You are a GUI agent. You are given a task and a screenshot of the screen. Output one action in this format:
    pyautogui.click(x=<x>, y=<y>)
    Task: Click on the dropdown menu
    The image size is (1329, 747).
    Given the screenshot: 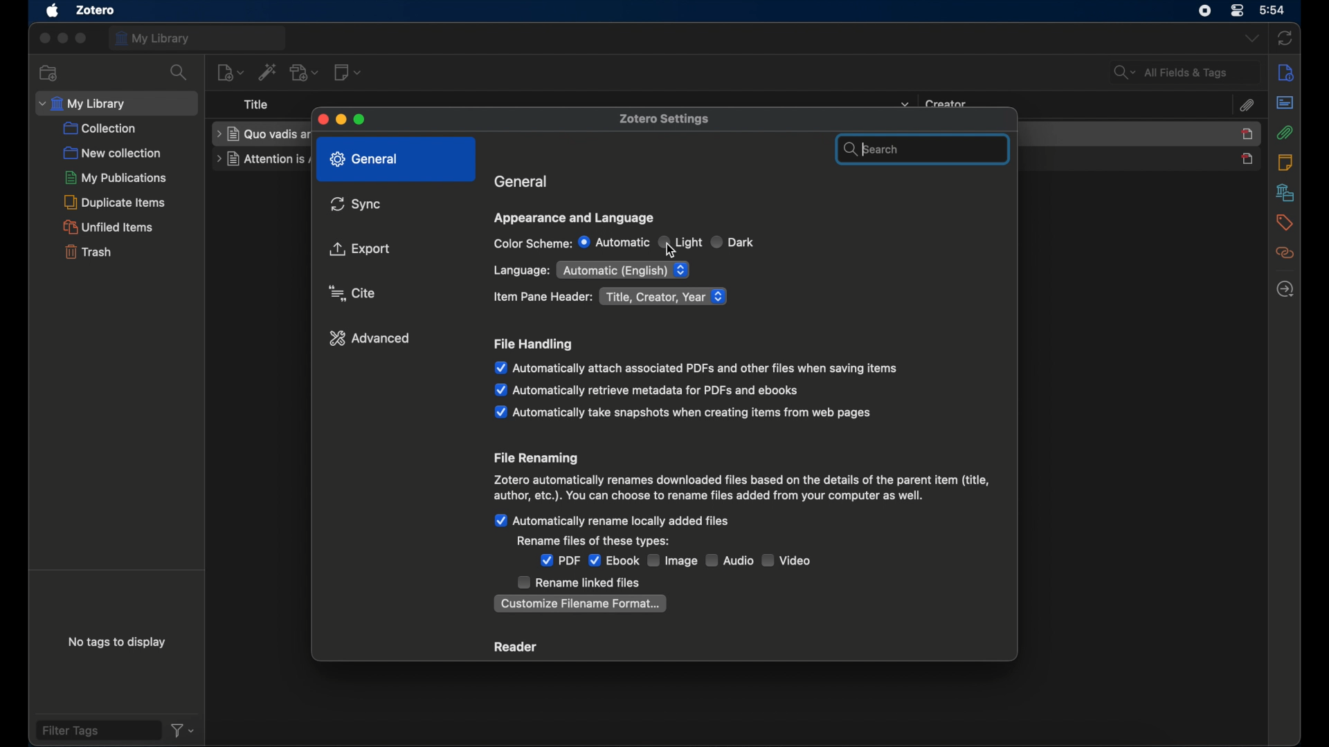 What is the action you would take?
    pyautogui.click(x=1251, y=39)
    